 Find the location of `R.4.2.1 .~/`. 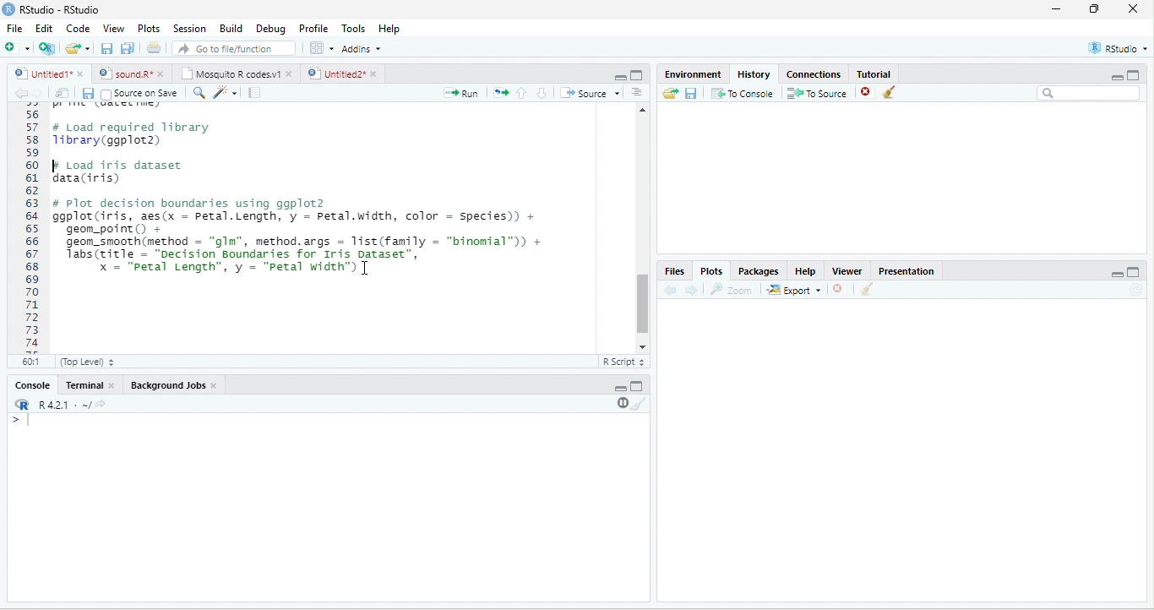

R.4.2.1 .~/ is located at coordinates (60, 406).